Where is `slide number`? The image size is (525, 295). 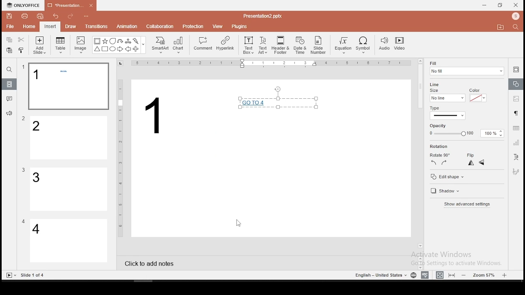
slide number is located at coordinates (319, 45).